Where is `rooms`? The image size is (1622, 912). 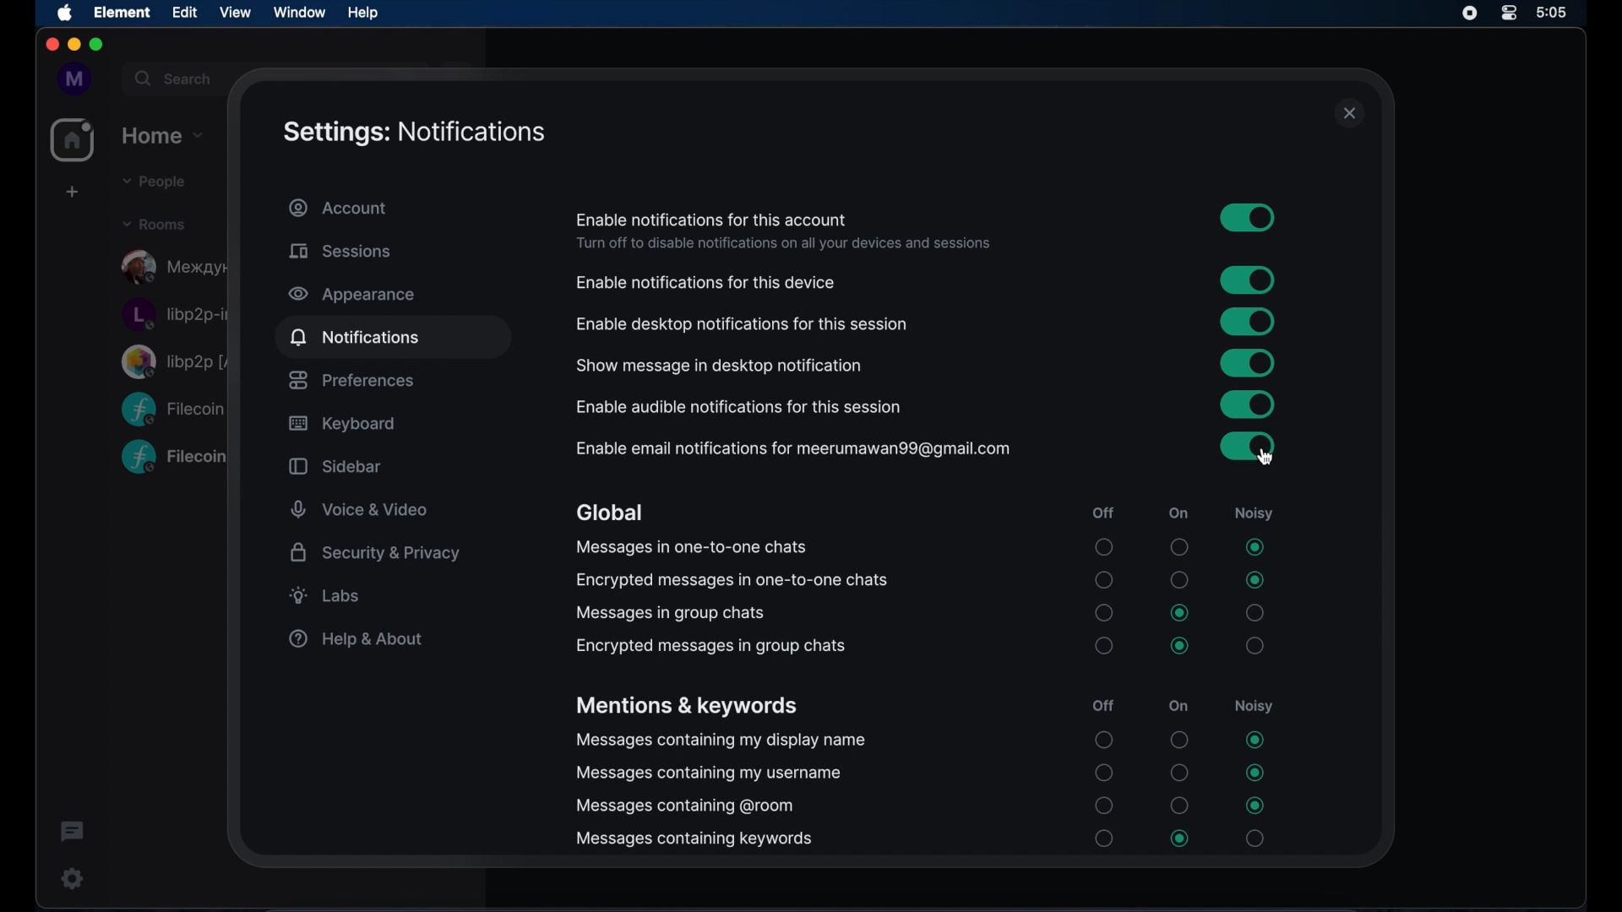
rooms is located at coordinates (154, 223).